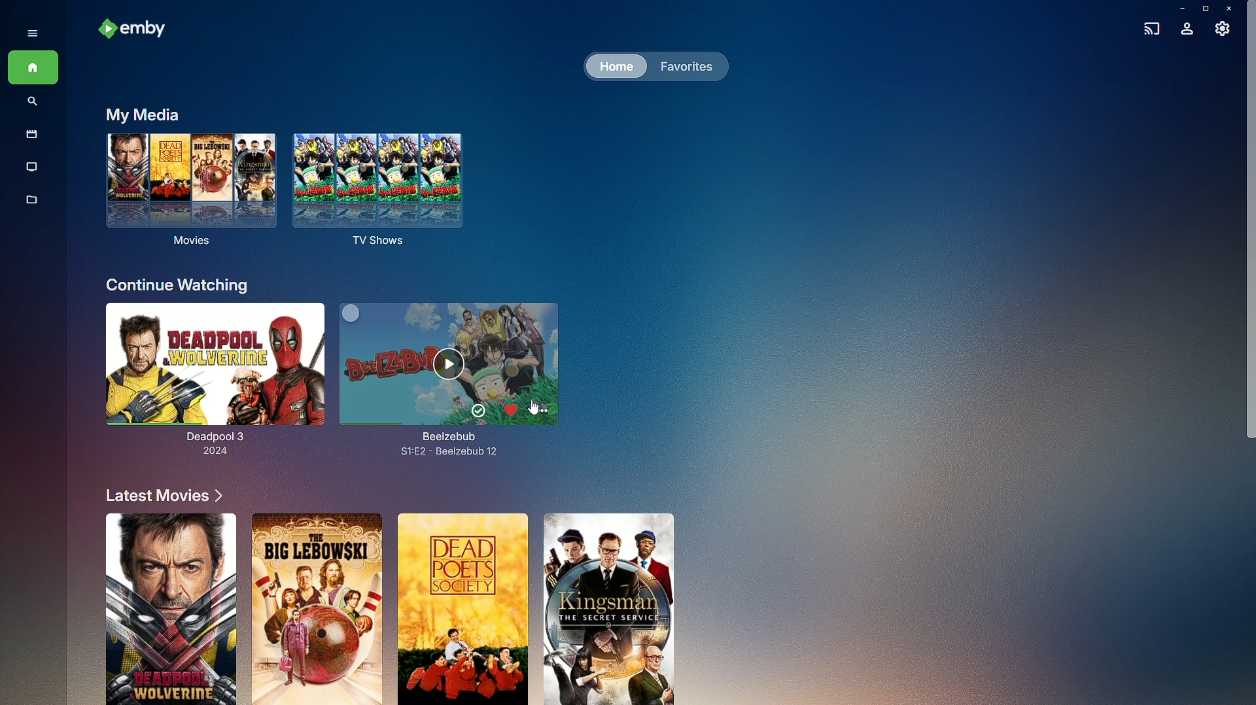 This screenshot has width=1256, height=705. Describe the element at coordinates (208, 383) in the screenshot. I see `Deadpool 3` at that location.